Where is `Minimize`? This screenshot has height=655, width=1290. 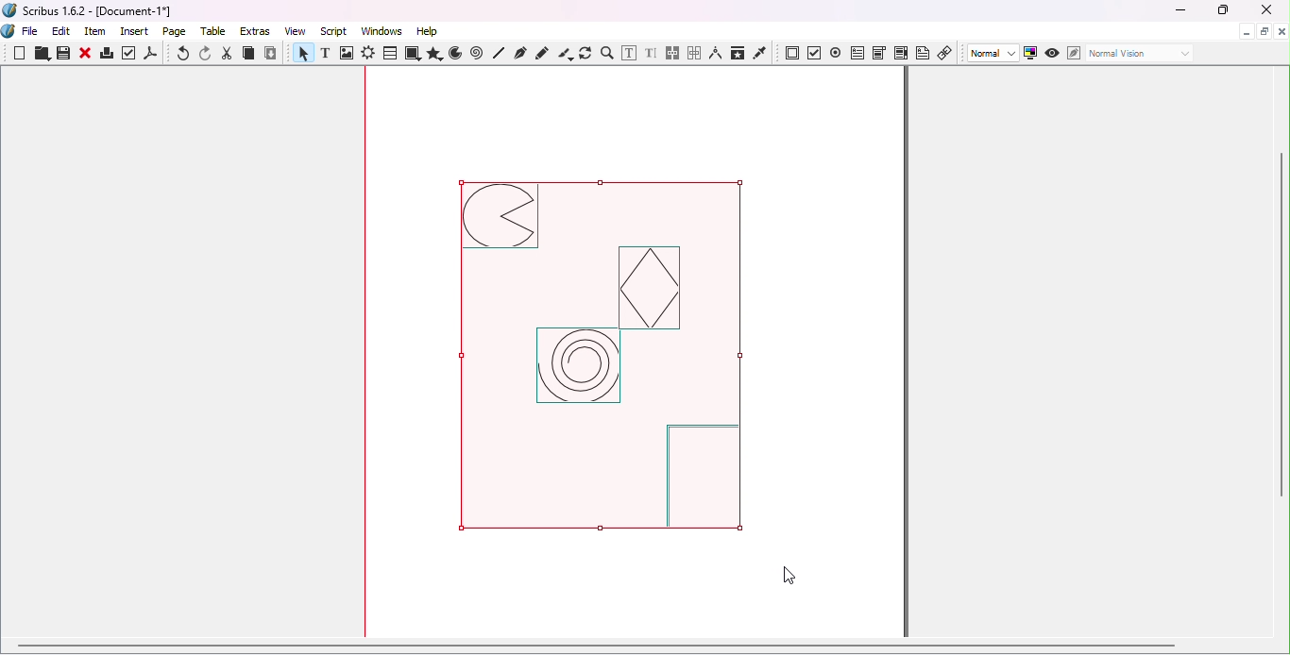 Minimize is located at coordinates (1180, 11).